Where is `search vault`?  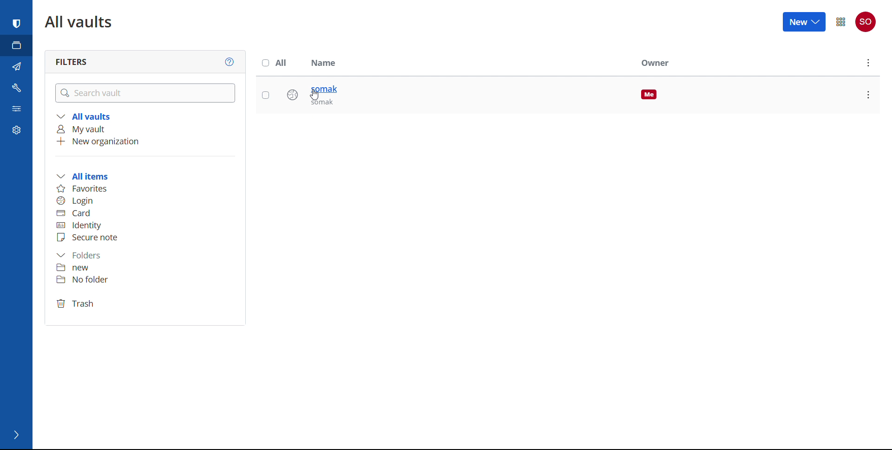 search vault is located at coordinates (145, 93).